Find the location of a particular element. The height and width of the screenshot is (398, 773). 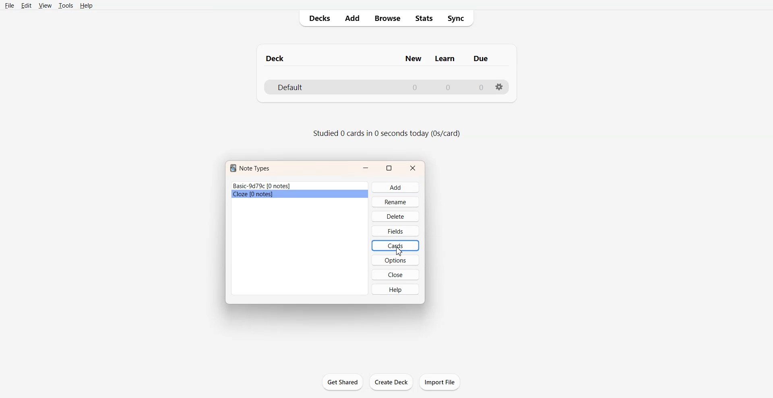

Browse is located at coordinates (387, 18).